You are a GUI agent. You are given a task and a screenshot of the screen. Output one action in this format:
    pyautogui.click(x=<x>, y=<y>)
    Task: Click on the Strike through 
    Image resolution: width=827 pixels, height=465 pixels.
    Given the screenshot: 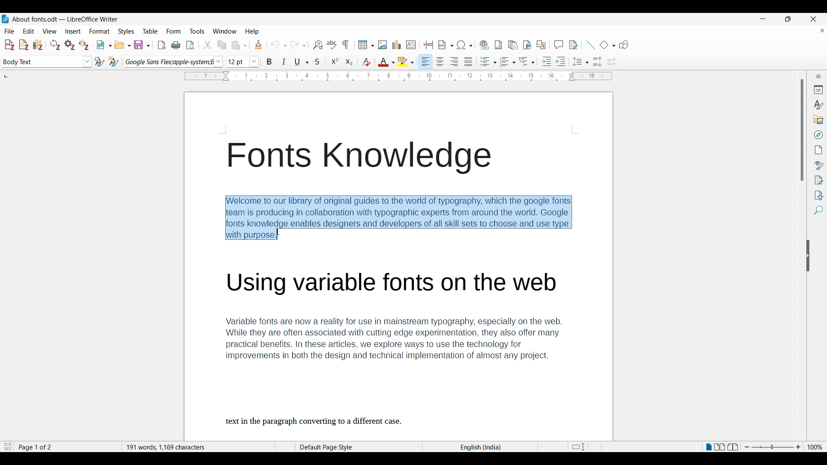 What is the action you would take?
    pyautogui.click(x=317, y=62)
    